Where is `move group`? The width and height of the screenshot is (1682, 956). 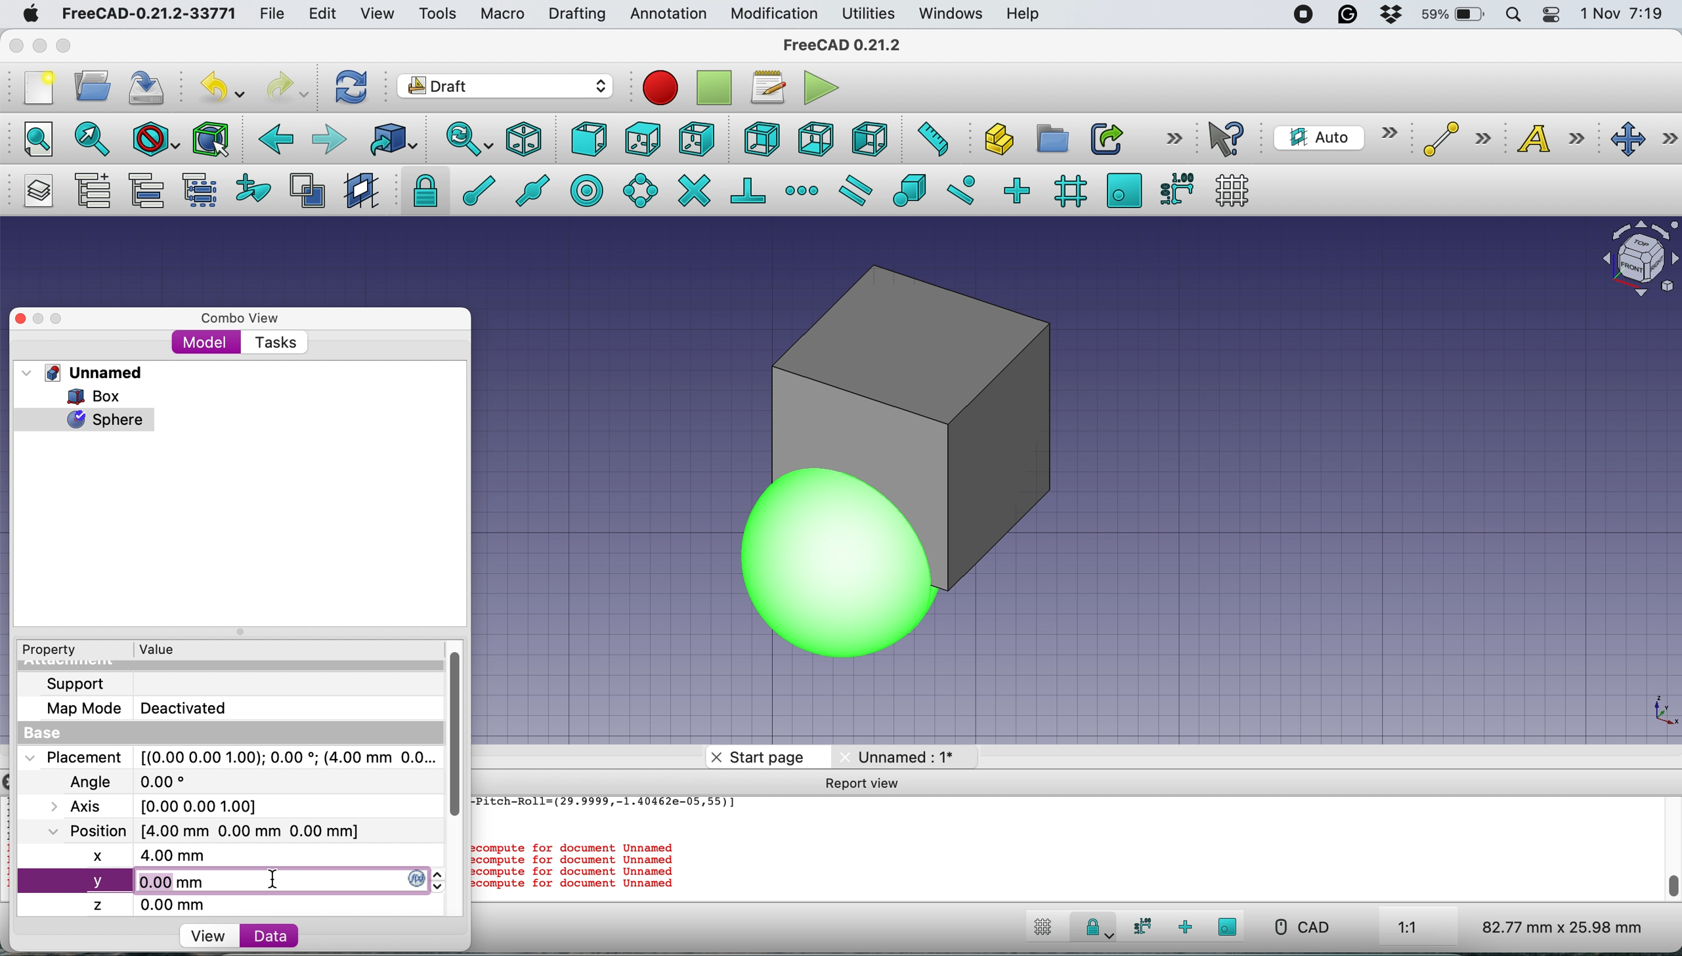
move group is located at coordinates (150, 190).